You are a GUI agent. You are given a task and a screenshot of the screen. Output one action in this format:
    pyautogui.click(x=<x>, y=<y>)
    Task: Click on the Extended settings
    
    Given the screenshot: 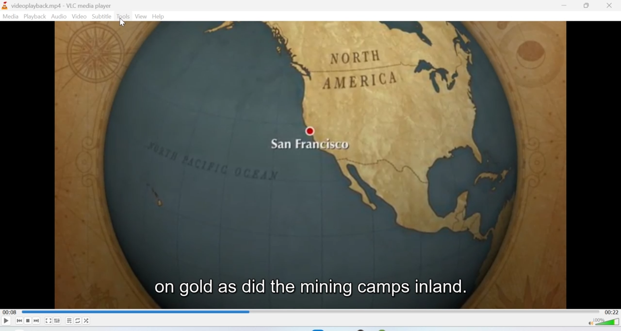 What is the action you would take?
    pyautogui.click(x=57, y=321)
    